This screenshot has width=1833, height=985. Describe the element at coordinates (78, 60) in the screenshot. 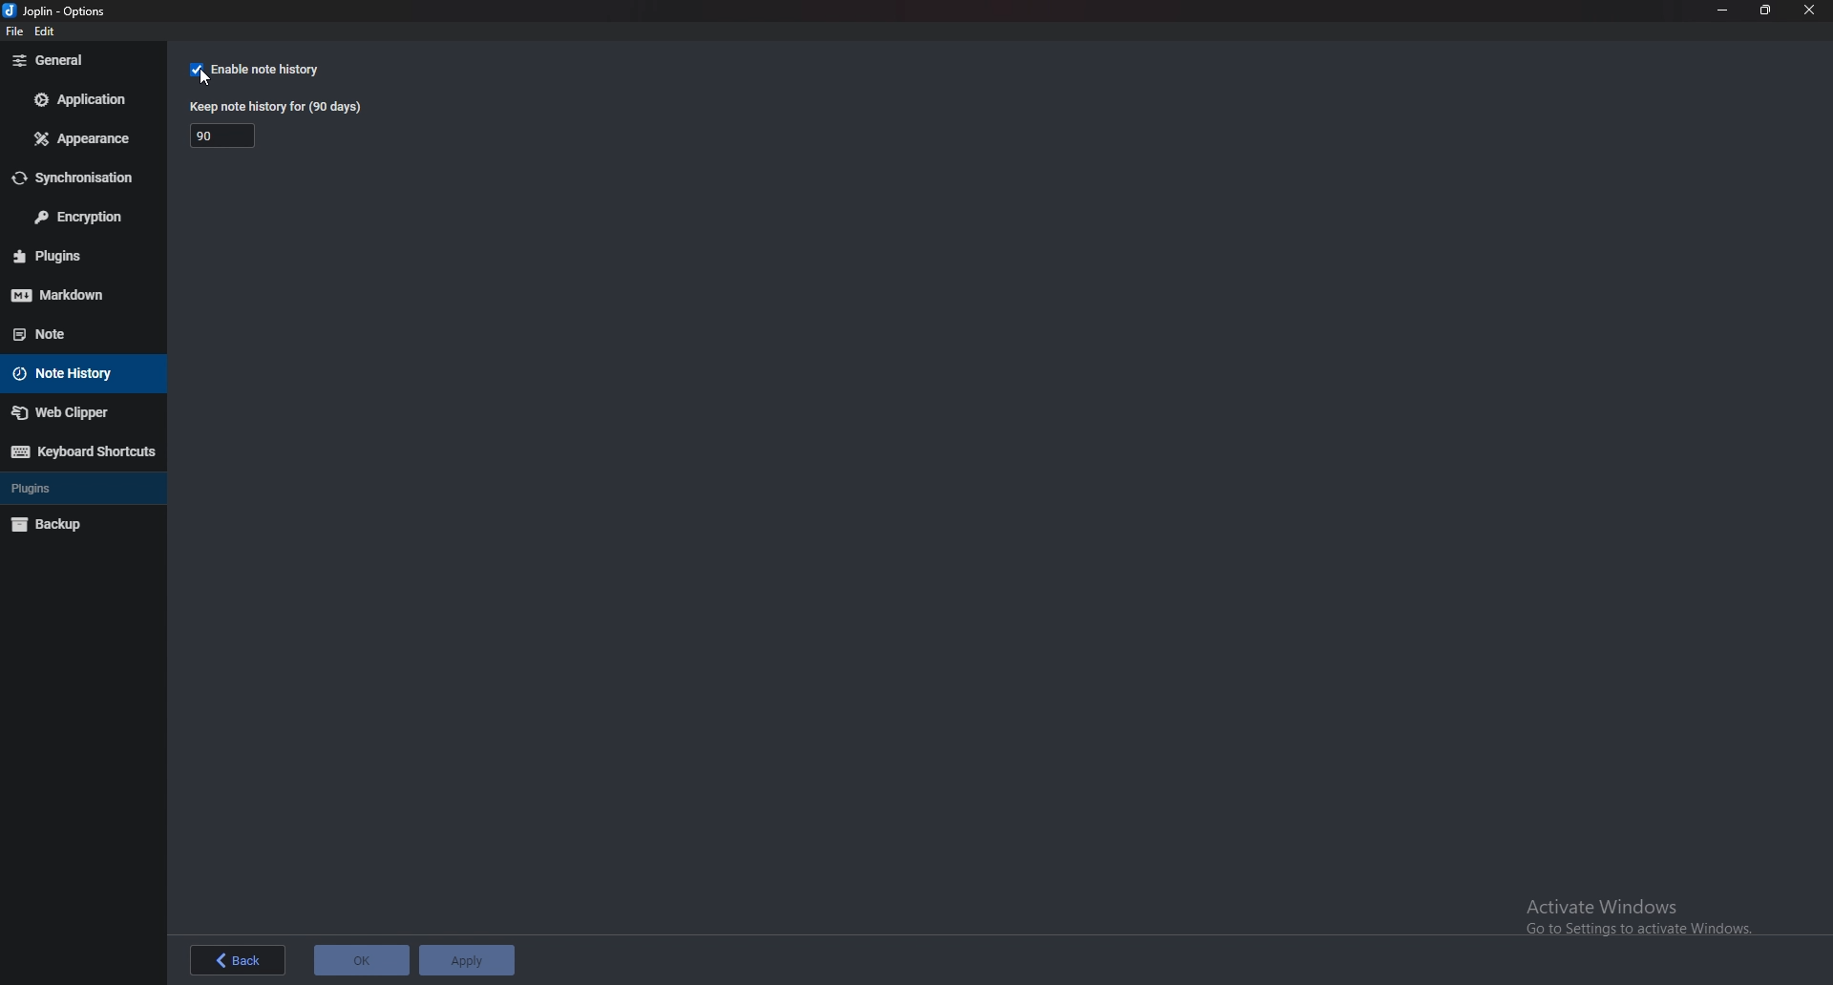

I see `general` at that location.